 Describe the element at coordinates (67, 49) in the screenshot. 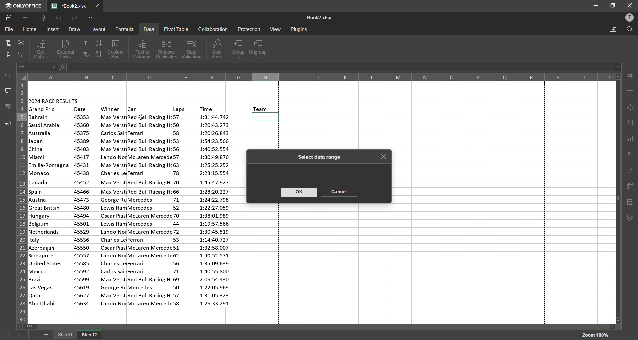

I see `external links` at that location.